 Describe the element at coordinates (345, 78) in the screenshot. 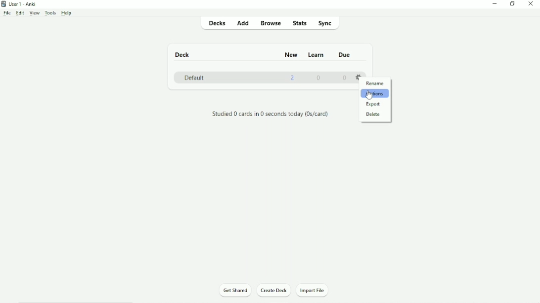

I see `0` at that location.